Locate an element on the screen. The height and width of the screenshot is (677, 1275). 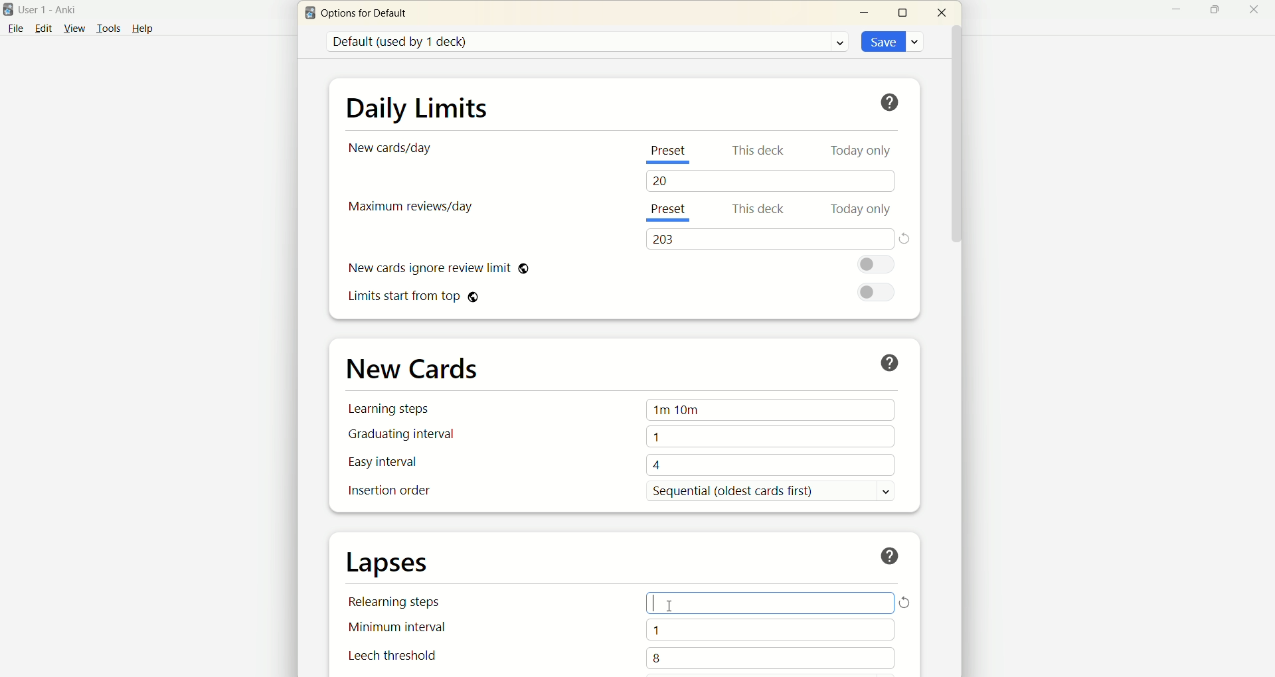
maximum reviews/day is located at coordinates (413, 209).